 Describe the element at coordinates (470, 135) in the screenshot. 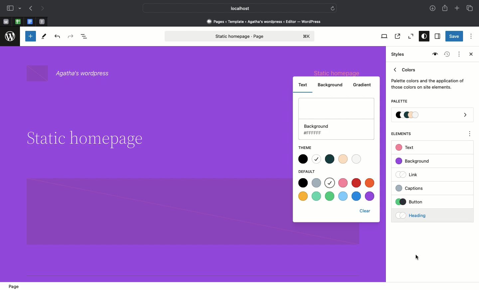

I see `options` at that location.